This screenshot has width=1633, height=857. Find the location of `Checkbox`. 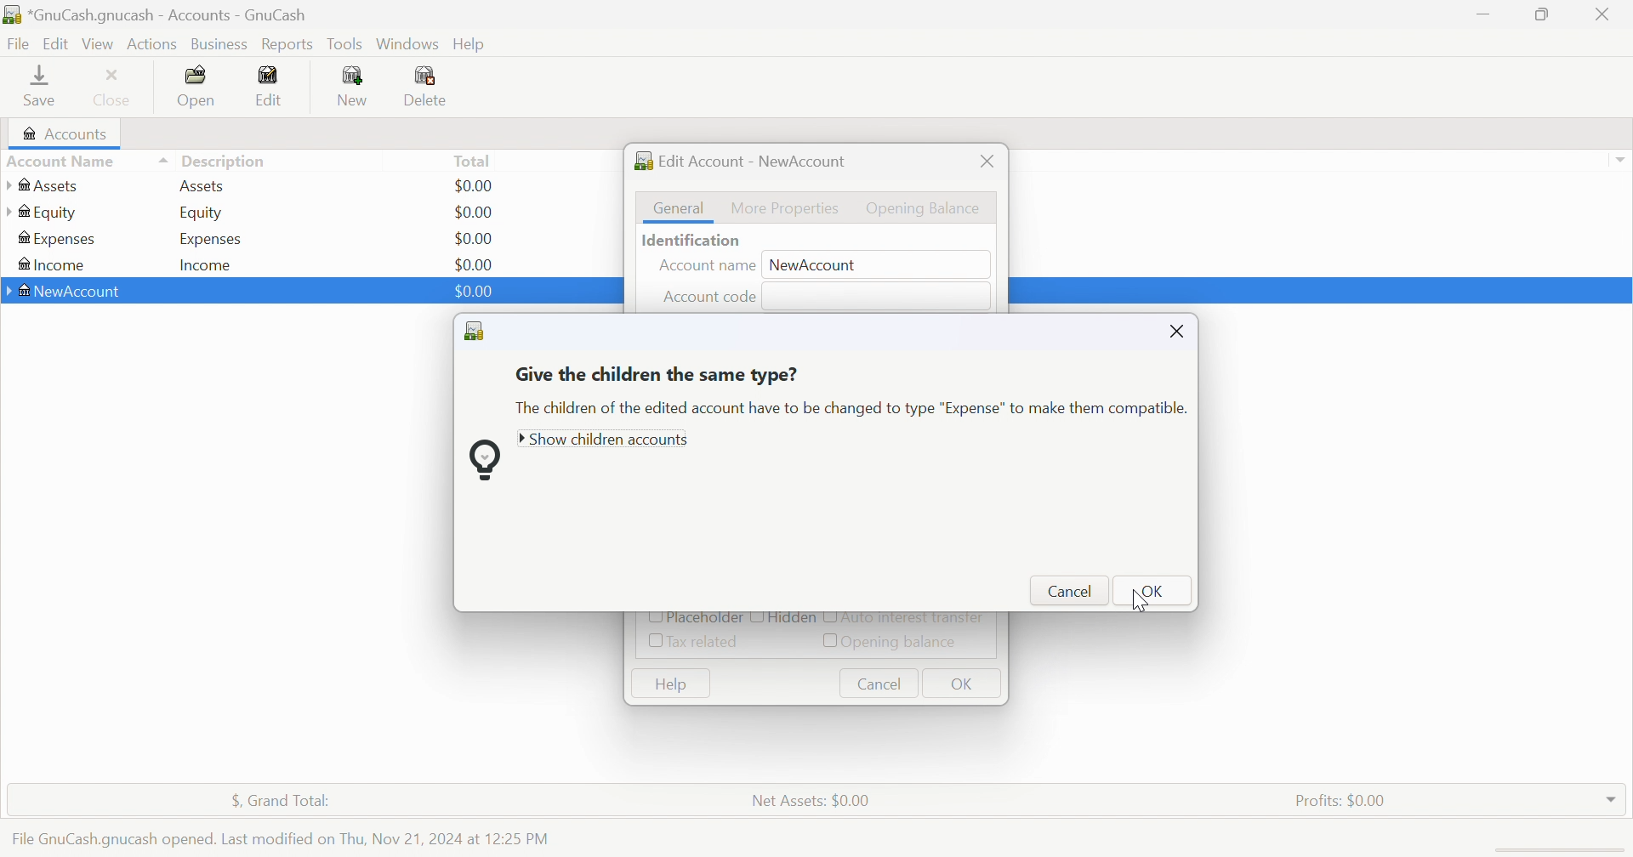

Checkbox is located at coordinates (647, 617).